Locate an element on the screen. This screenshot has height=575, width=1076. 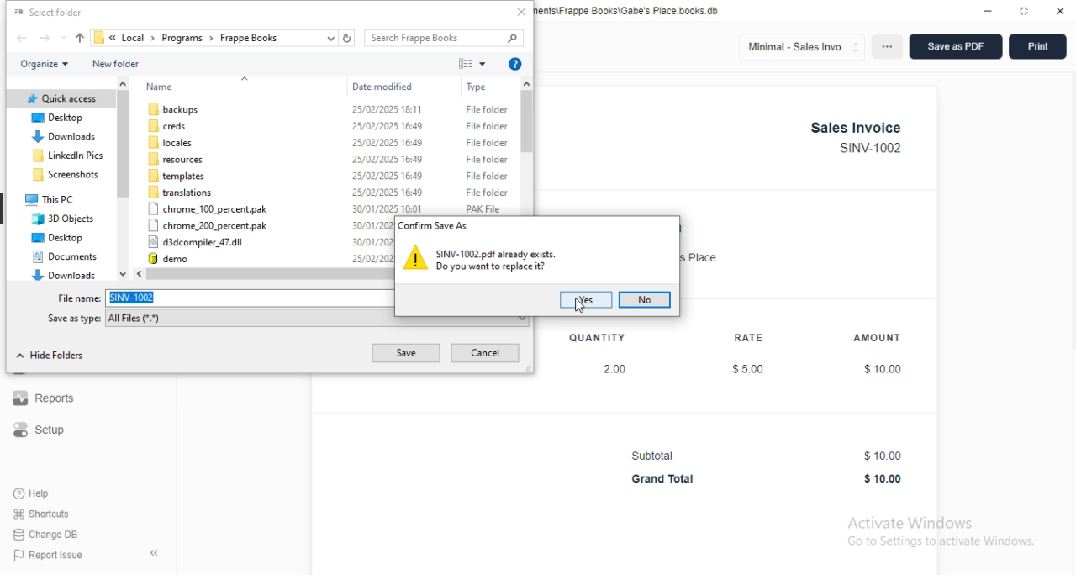
scroll left is located at coordinates (140, 274).